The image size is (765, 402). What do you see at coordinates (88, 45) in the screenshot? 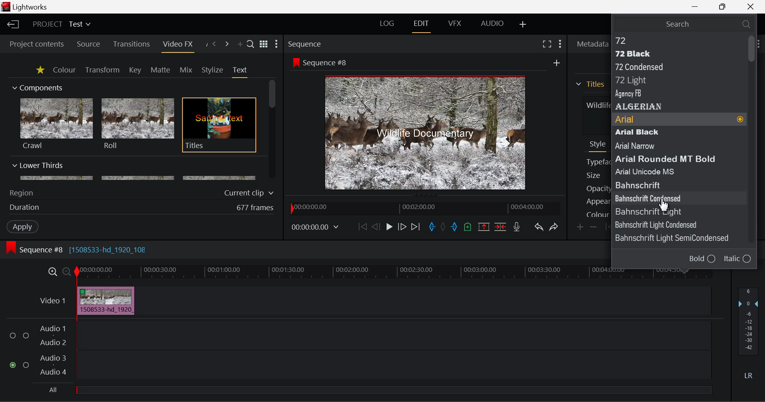
I see `Source` at bounding box center [88, 45].